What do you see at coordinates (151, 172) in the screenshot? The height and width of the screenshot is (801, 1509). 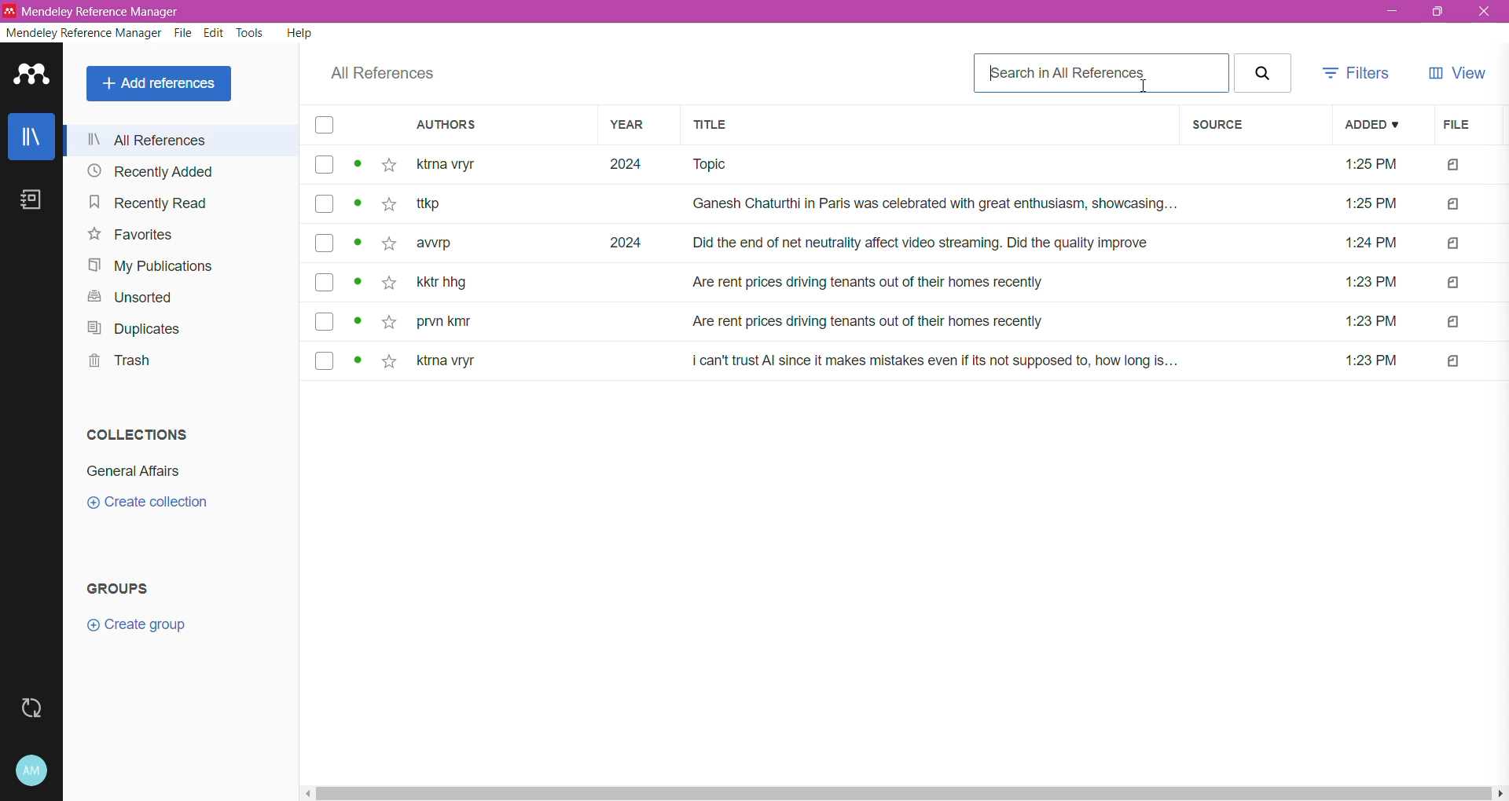 I see `Recently Added` at bounding box center [151, 172].